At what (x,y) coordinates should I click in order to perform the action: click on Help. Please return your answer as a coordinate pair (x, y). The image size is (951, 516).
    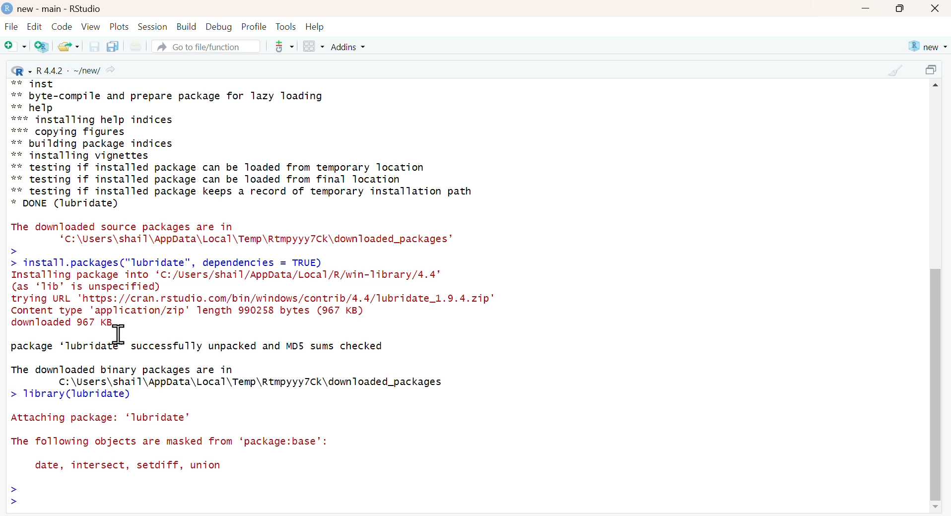
    Looking at the image, I should click on (315, 27).